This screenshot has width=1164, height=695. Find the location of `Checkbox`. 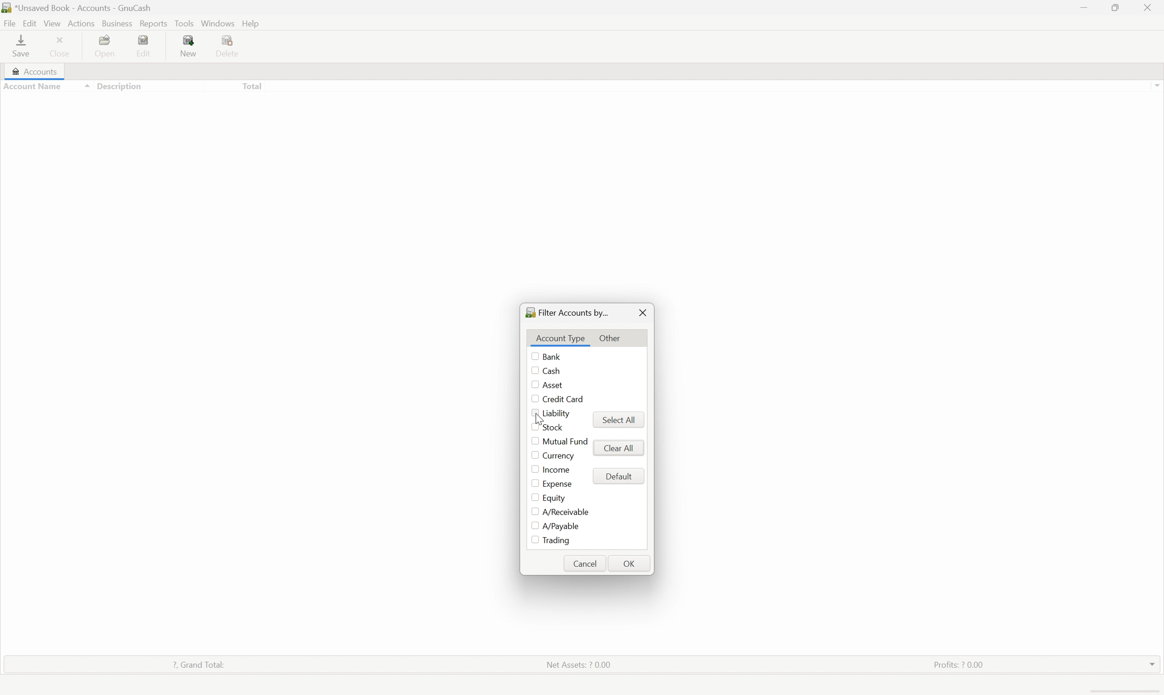

Checkbox is located at coordinates (532, 497).